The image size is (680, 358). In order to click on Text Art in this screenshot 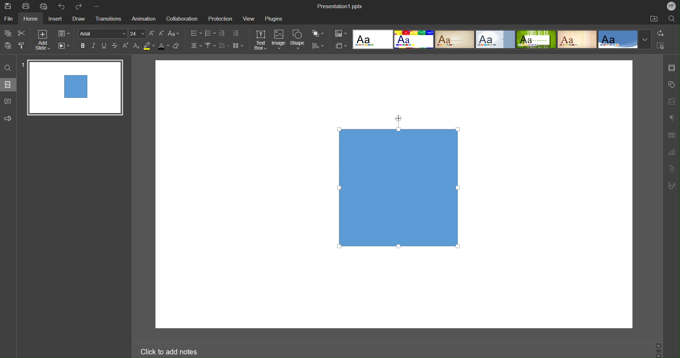, I will do `click(671, 169)`.